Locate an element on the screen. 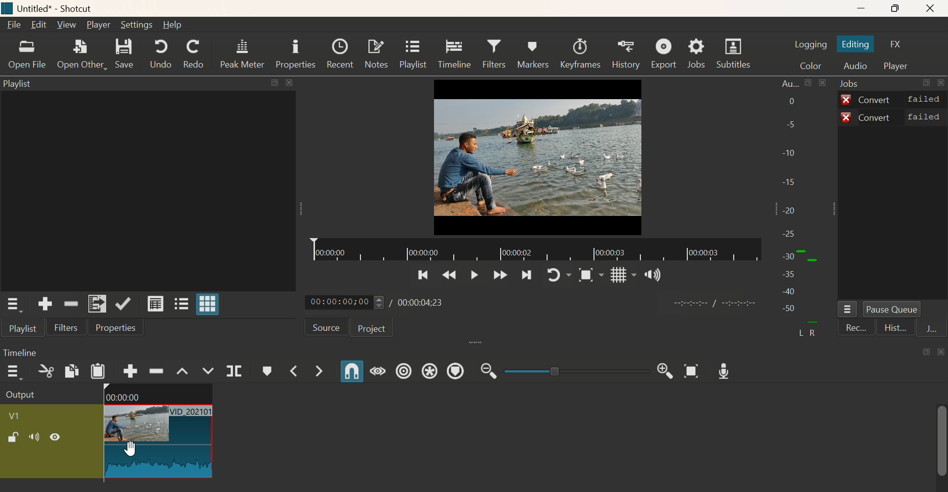 The height and width of the screenshot is (492, 948).  is located at coordinates (402, 371).